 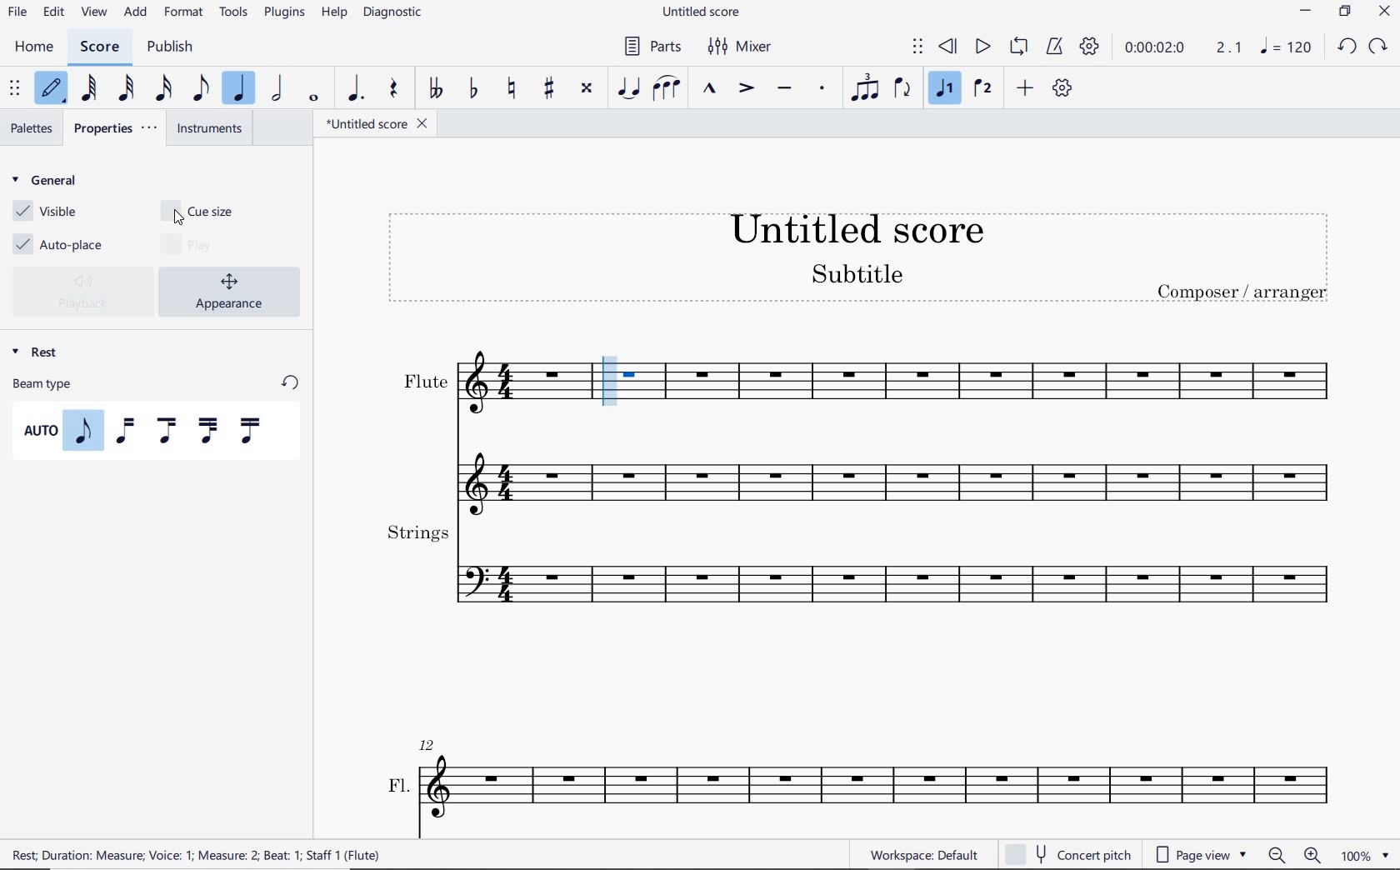 I want to click on PLAYBACK, so click(x=85, y=292).